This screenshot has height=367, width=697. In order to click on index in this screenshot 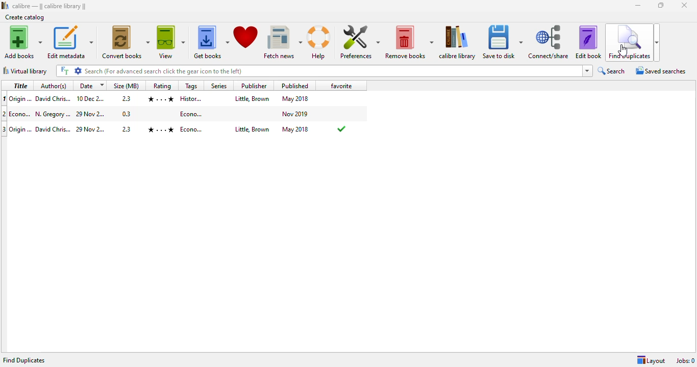, I will do `click(5, 113)`.